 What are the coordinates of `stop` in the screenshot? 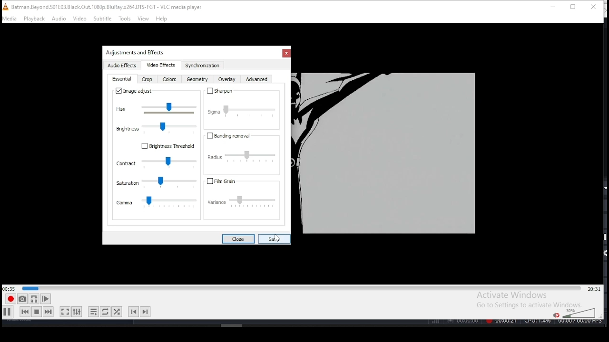 It's located at (36, 312).